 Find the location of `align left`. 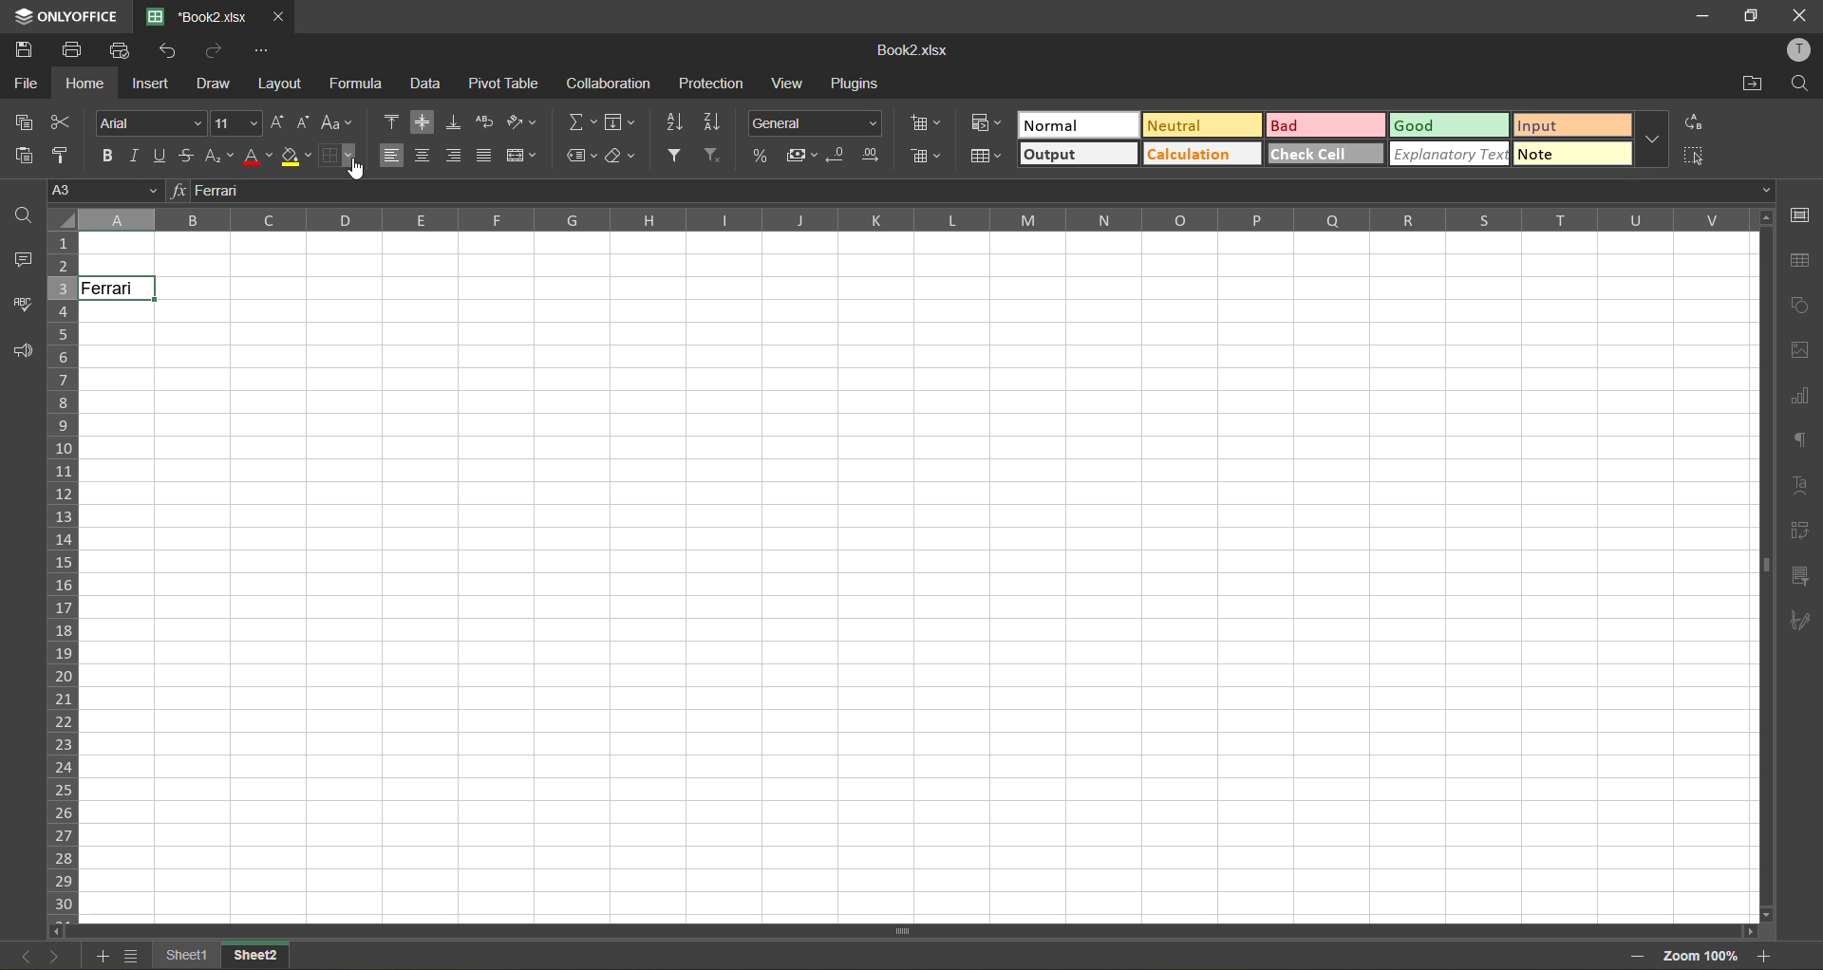

align left is located at coordinates (393, 156).